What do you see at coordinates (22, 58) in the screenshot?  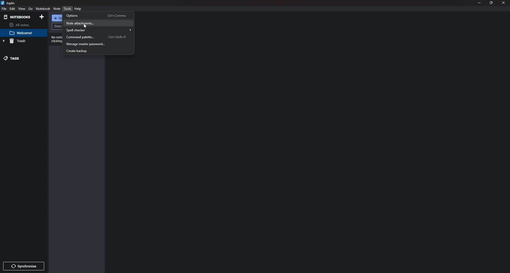 I see `tags` at bounding box center [22, 58].